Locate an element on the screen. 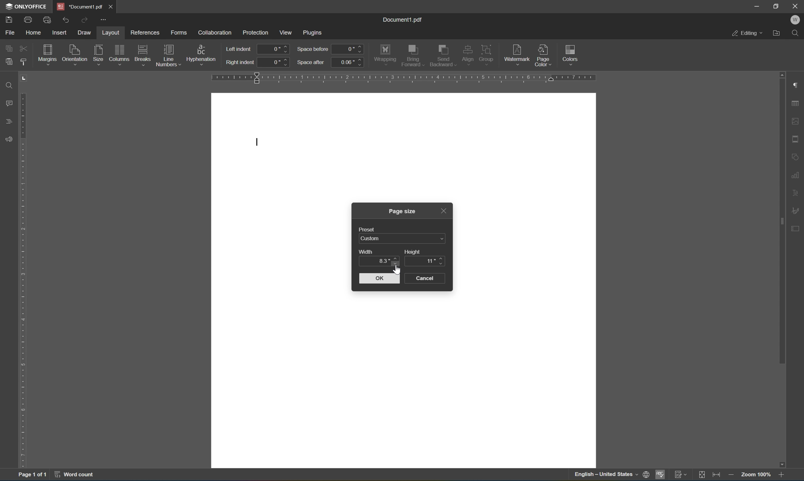  0 is located at coordinates (349, 49).